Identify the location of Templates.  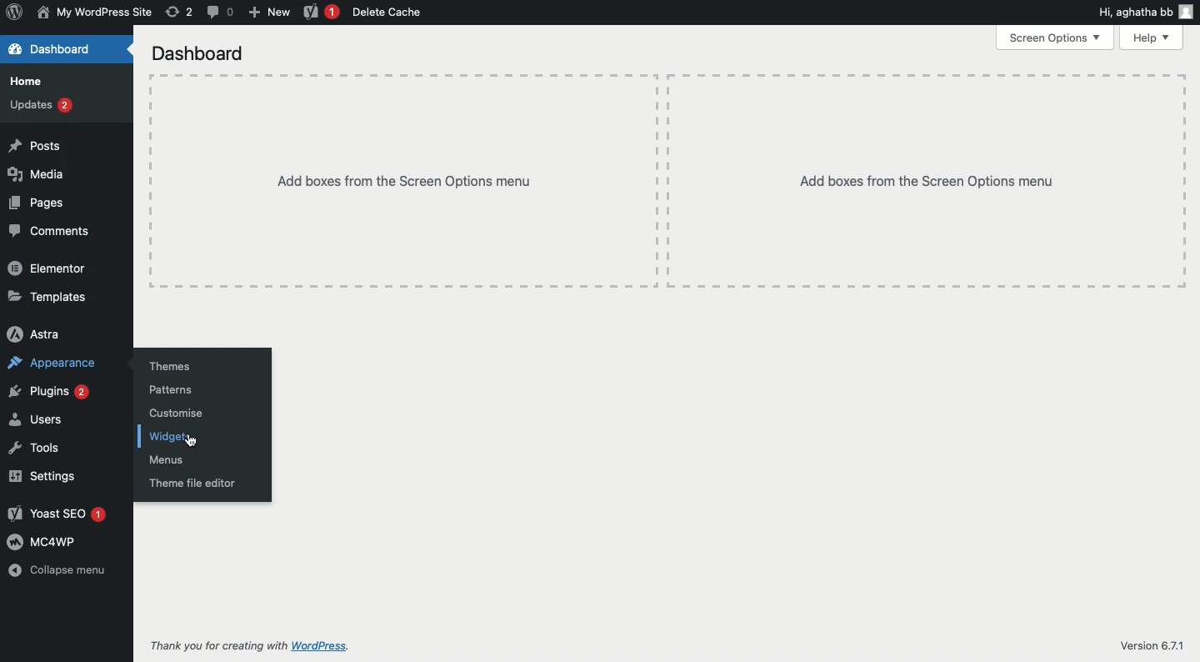
(52, 296).